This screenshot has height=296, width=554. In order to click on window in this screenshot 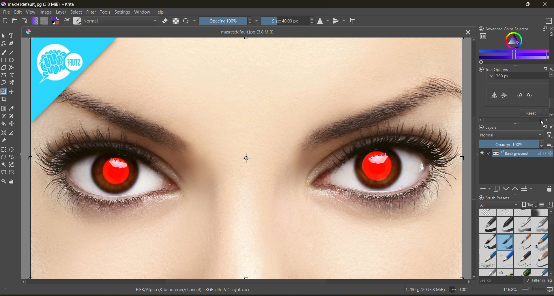, I will do `click(143, 13)`.